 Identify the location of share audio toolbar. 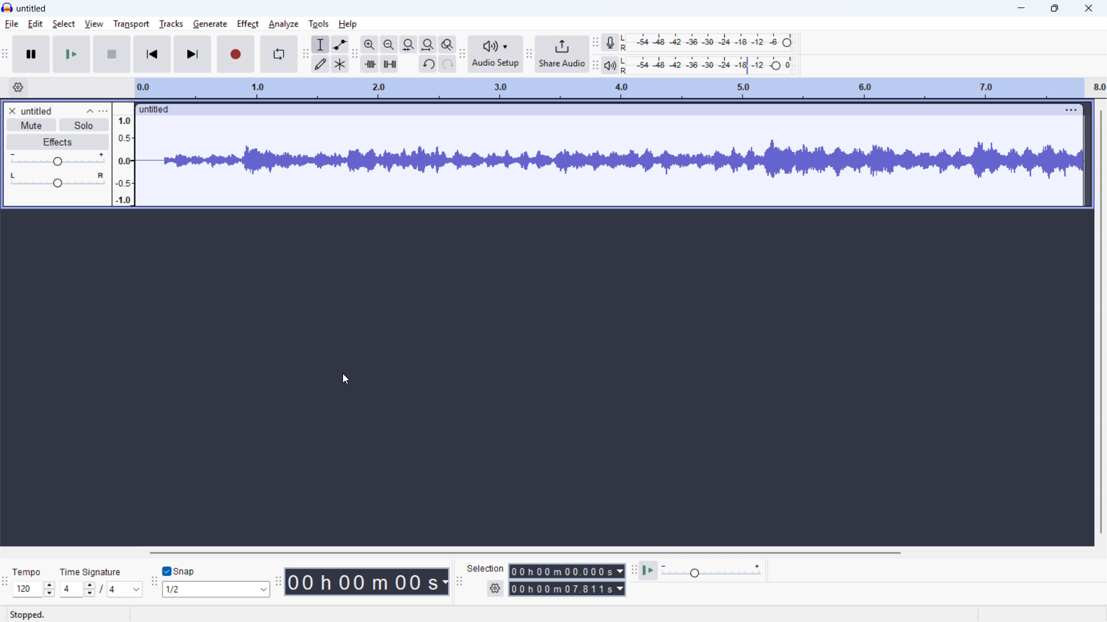
(529, 55).